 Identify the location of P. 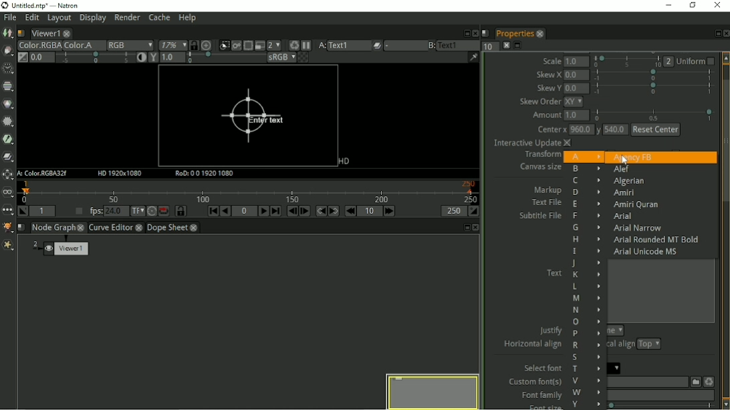
(587, 334).